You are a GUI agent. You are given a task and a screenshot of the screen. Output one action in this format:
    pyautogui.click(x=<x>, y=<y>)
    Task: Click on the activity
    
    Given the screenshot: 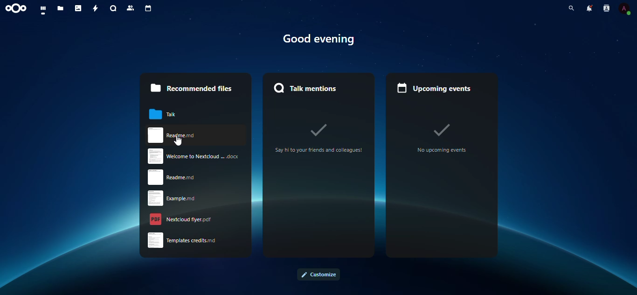 What is the action you would take?
    pyautogui.click(x=94, y=8)
    